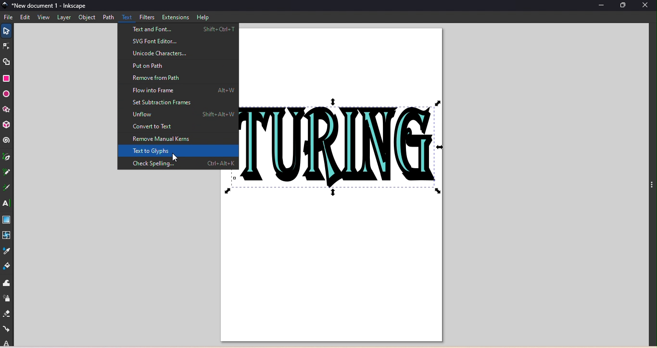  What do you see at coordinates (7, 298) in the screenshot?
I see `Spray tool` at bounding box center [7, 298].